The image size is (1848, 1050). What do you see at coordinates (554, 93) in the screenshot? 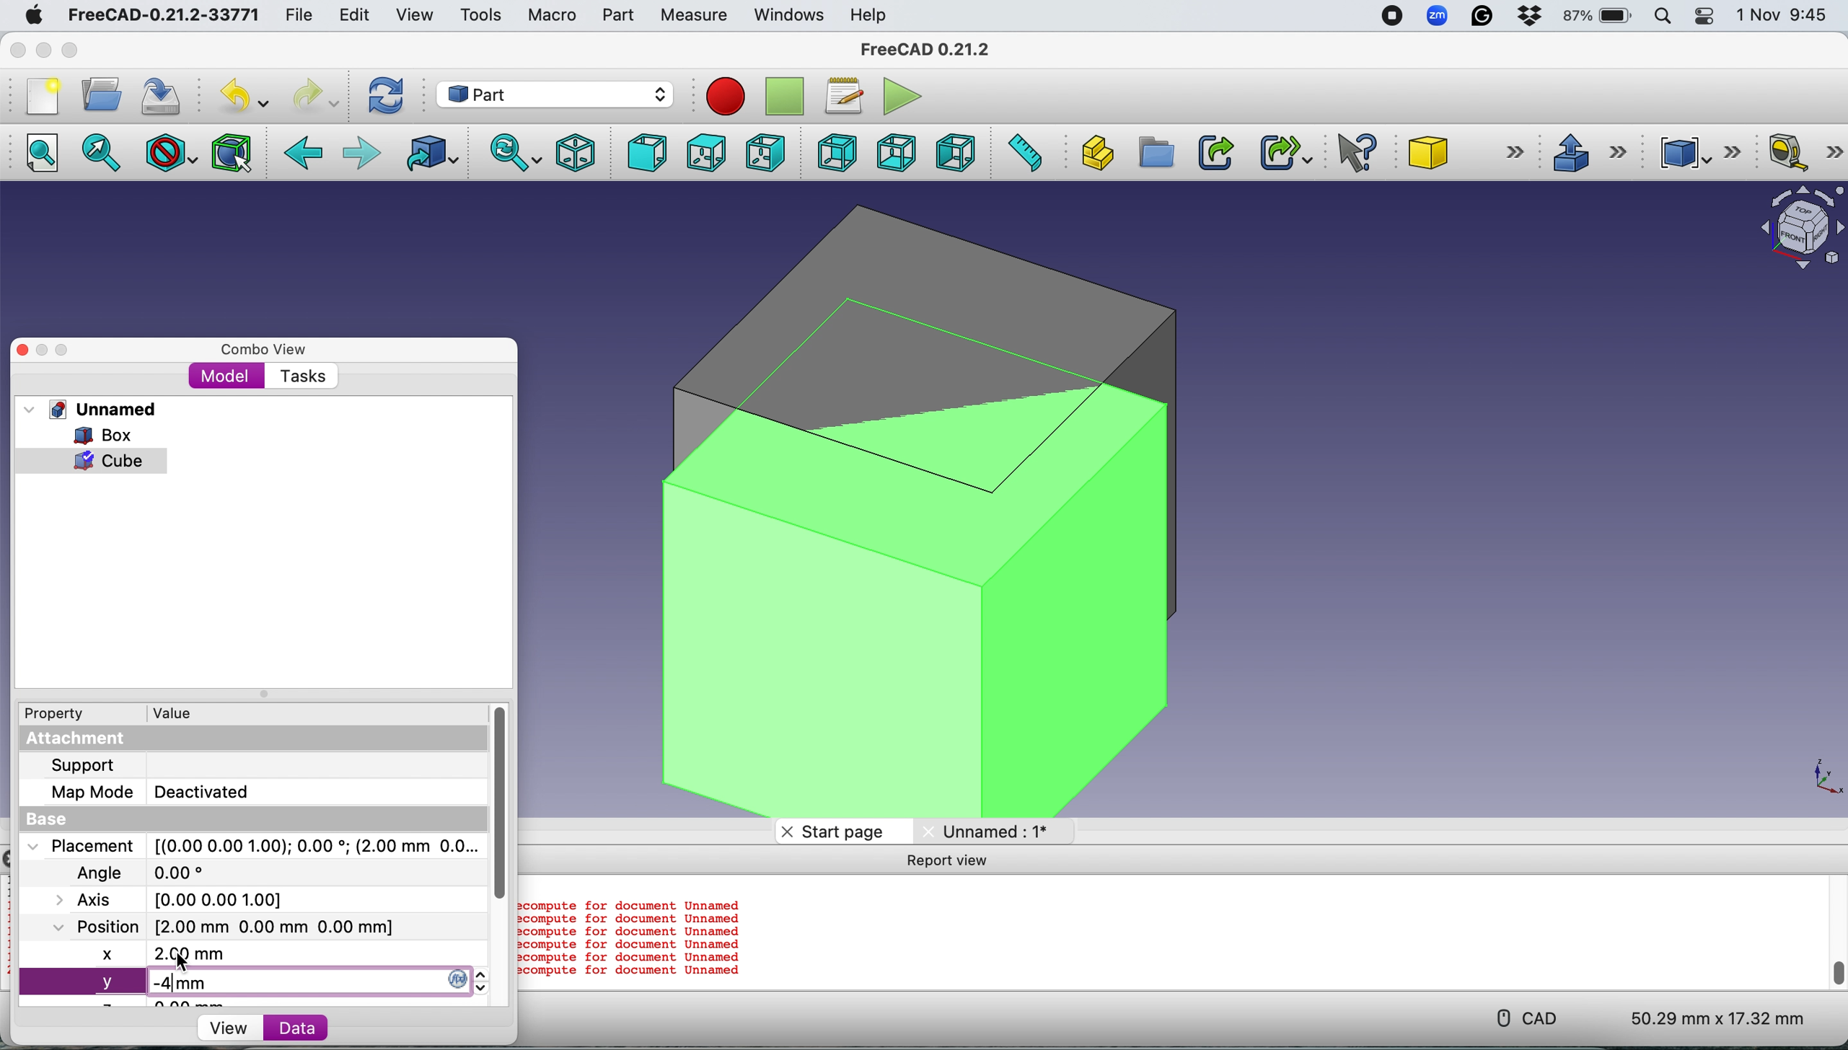
I see `Workbench` at bounding box center [554, 93].